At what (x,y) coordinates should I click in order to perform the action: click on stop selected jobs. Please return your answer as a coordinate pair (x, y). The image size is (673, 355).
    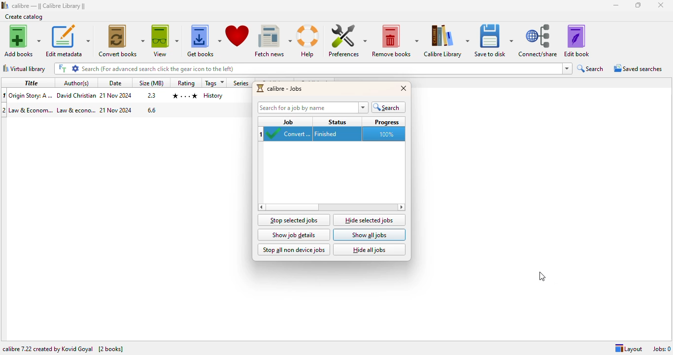
    Looking at the image, I should click on (294, 219).